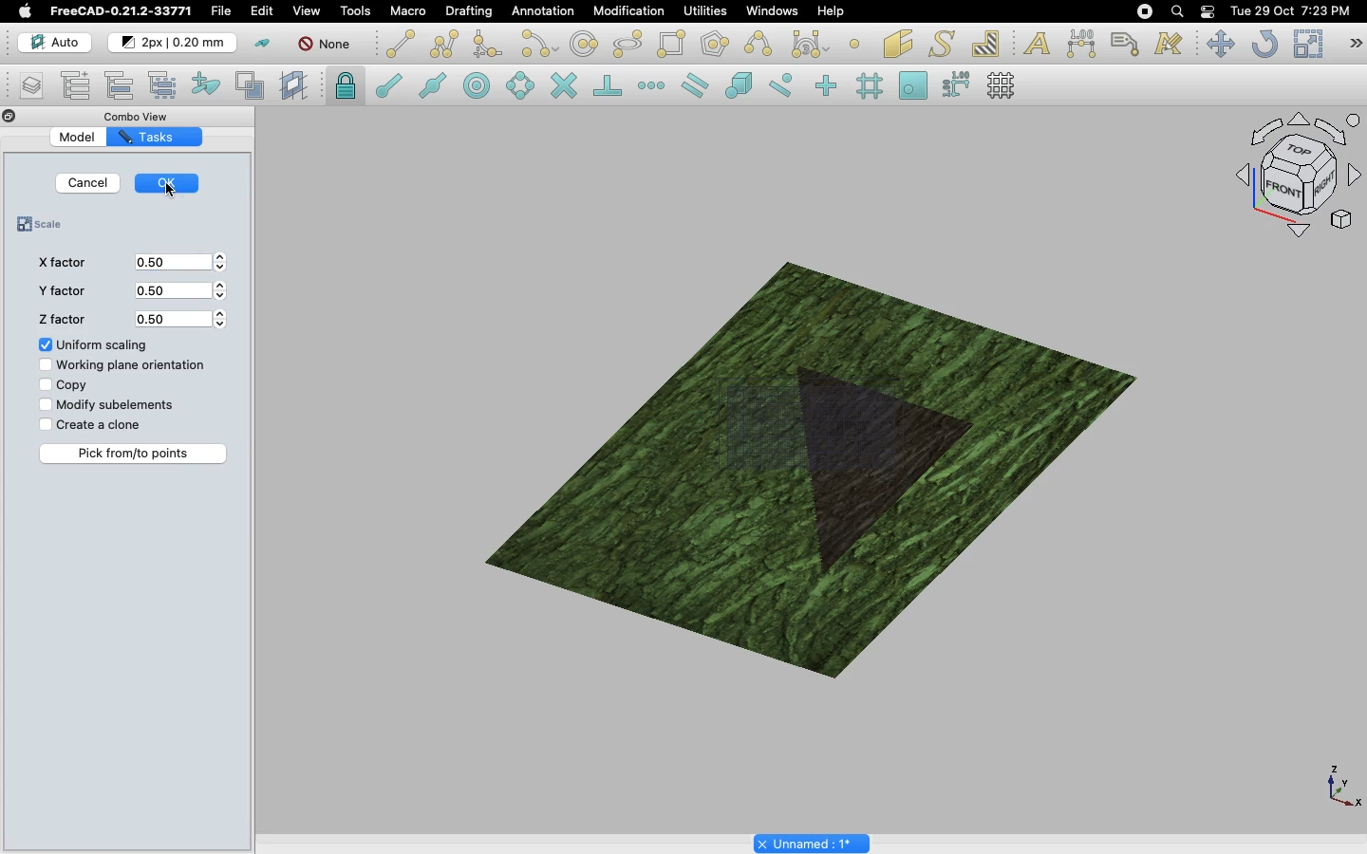 This screenshot has height=854, width=1367. What do you see at coordinates (515, 84) in the screenshot?
I see `Snap angle` at bounding box center [515, 84].